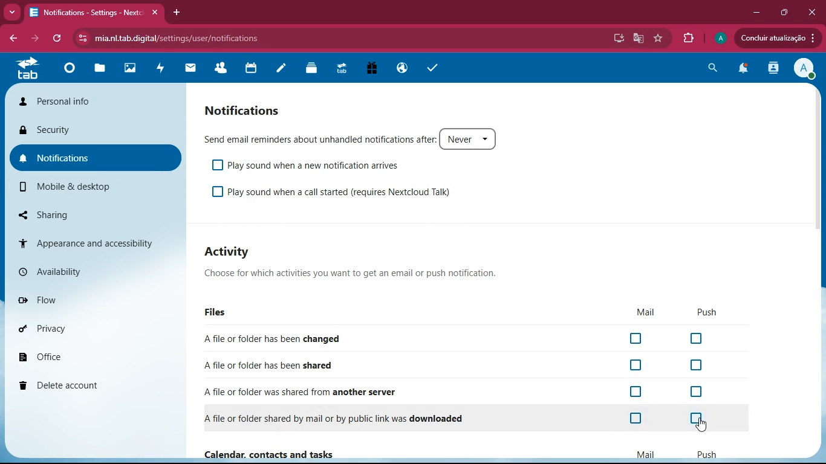  I want to click on more, so click(13, 12).